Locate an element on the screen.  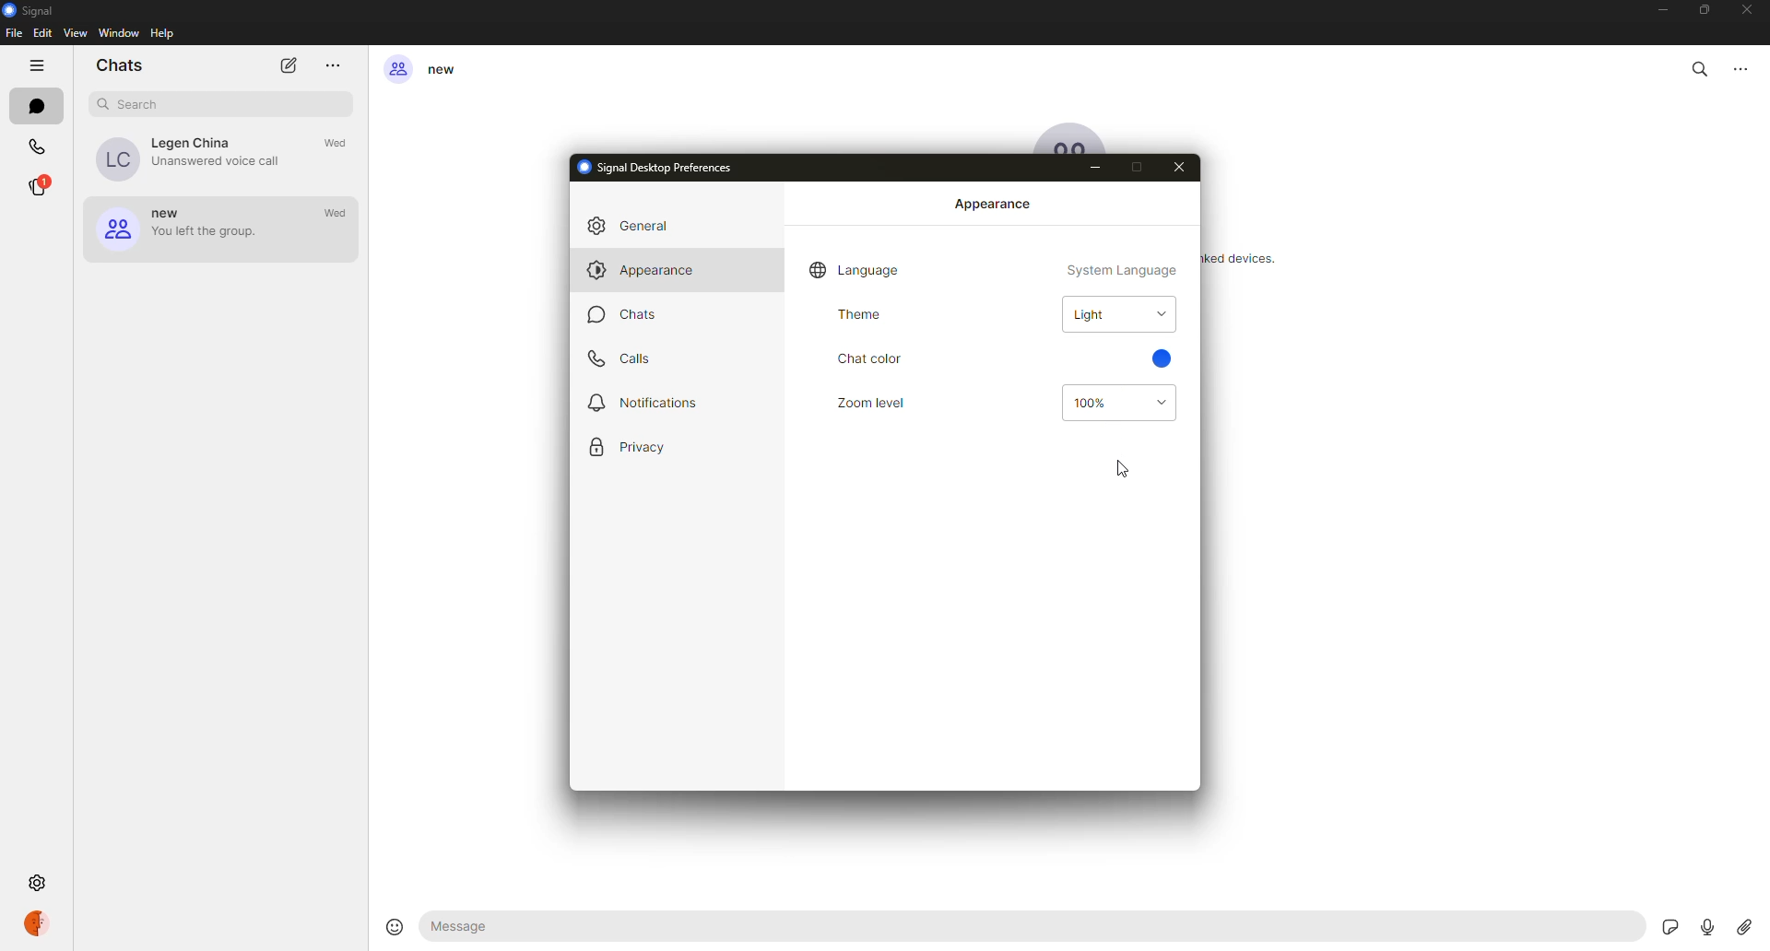
edit is located at coordinates (42, 34).